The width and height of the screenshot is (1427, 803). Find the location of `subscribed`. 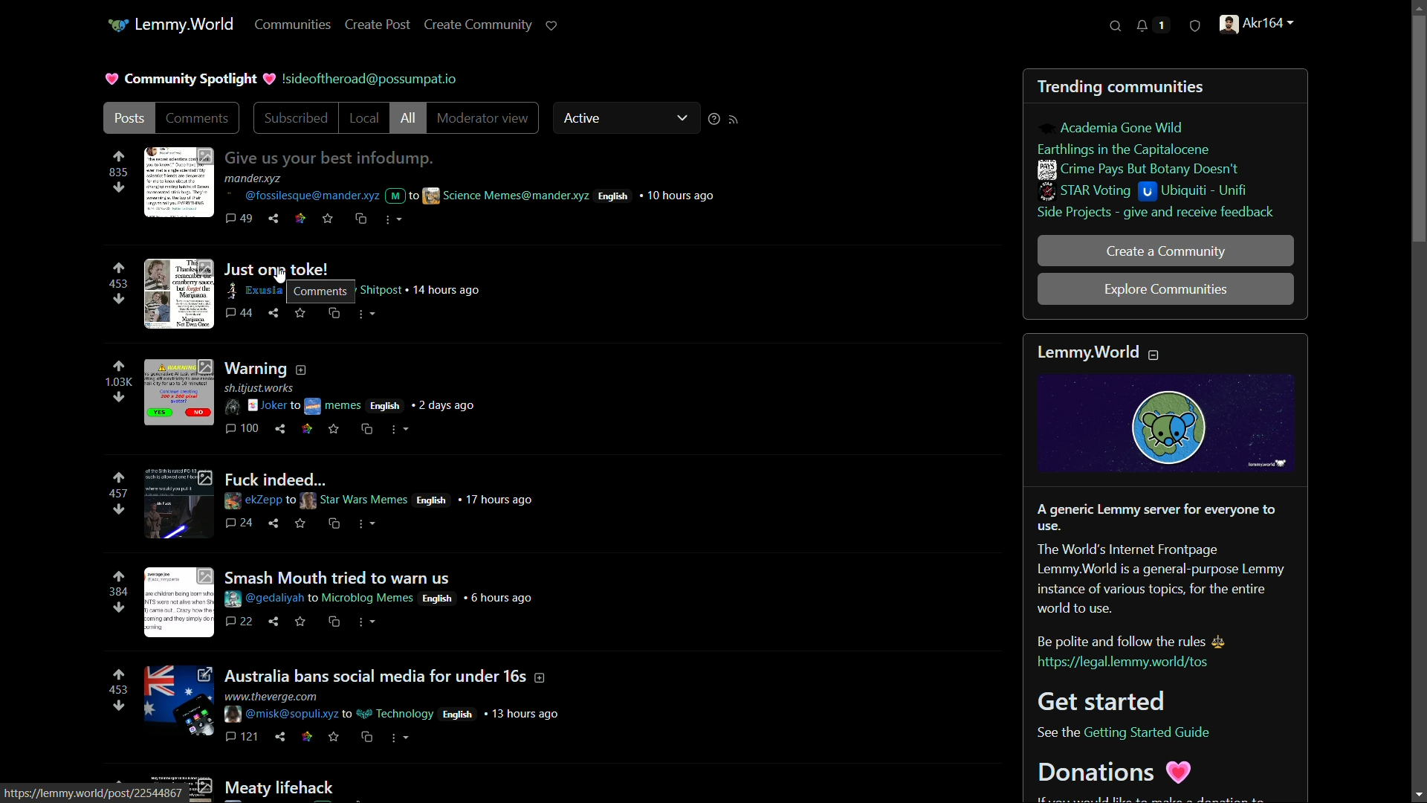

subscribed is located at coordinates (297, 118).